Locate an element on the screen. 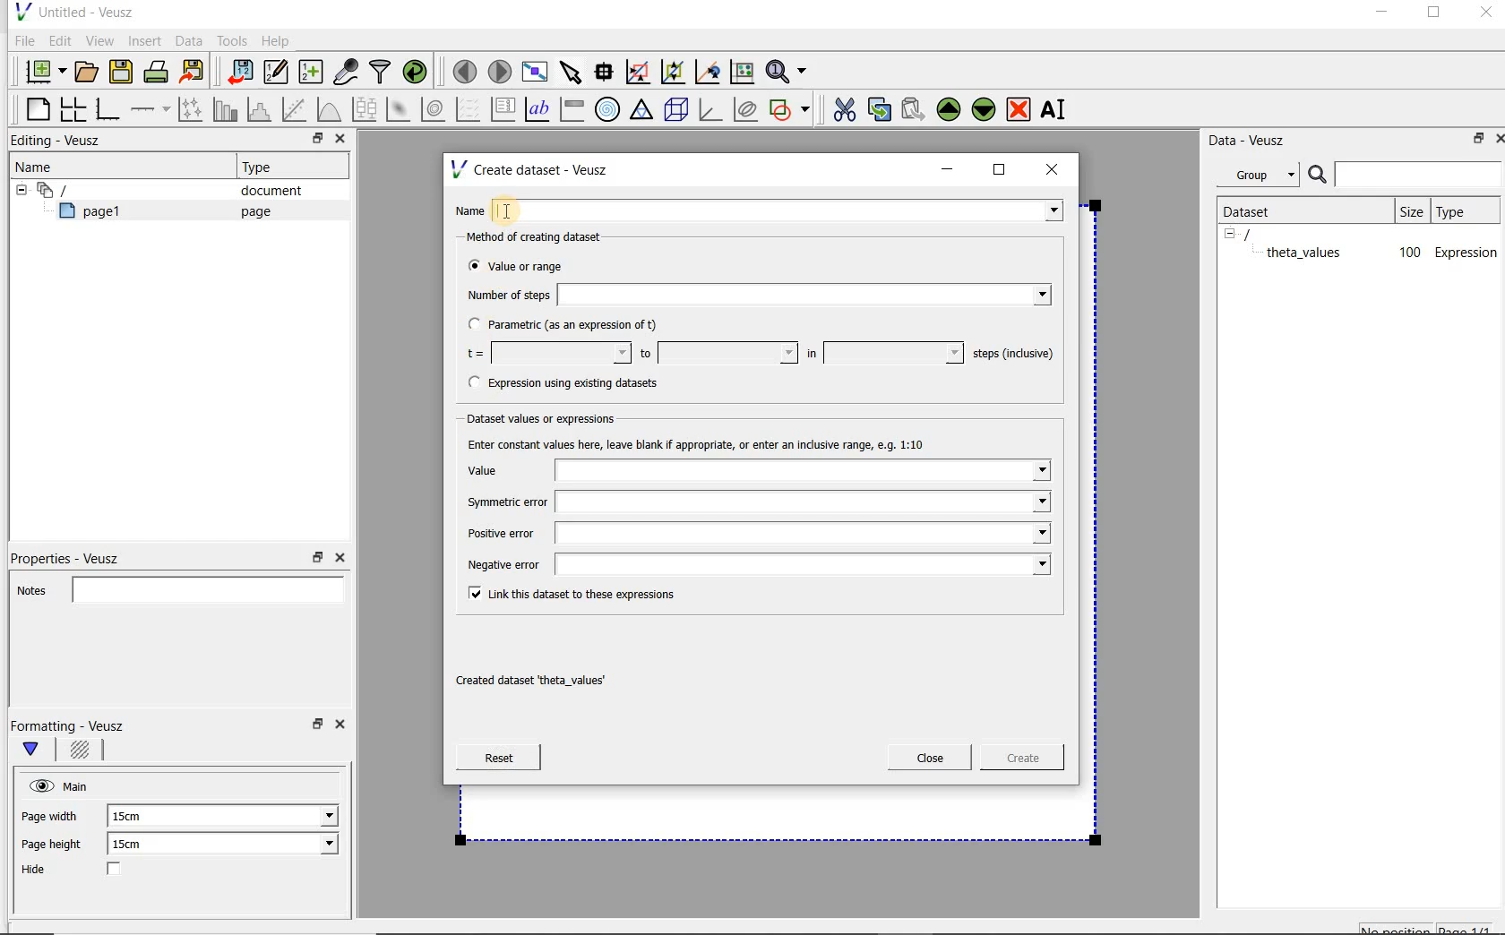 The image size is (1505, 935). Number of steps is located at coordinates (753, 295).